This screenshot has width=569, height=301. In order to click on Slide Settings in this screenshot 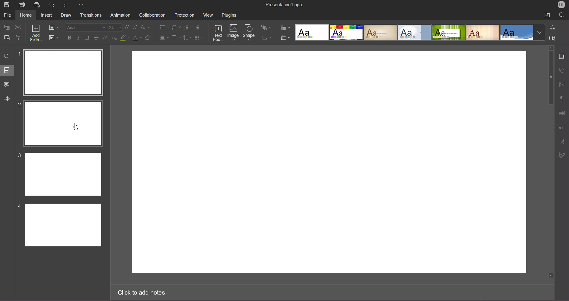, I will do `click(53, 26)`.